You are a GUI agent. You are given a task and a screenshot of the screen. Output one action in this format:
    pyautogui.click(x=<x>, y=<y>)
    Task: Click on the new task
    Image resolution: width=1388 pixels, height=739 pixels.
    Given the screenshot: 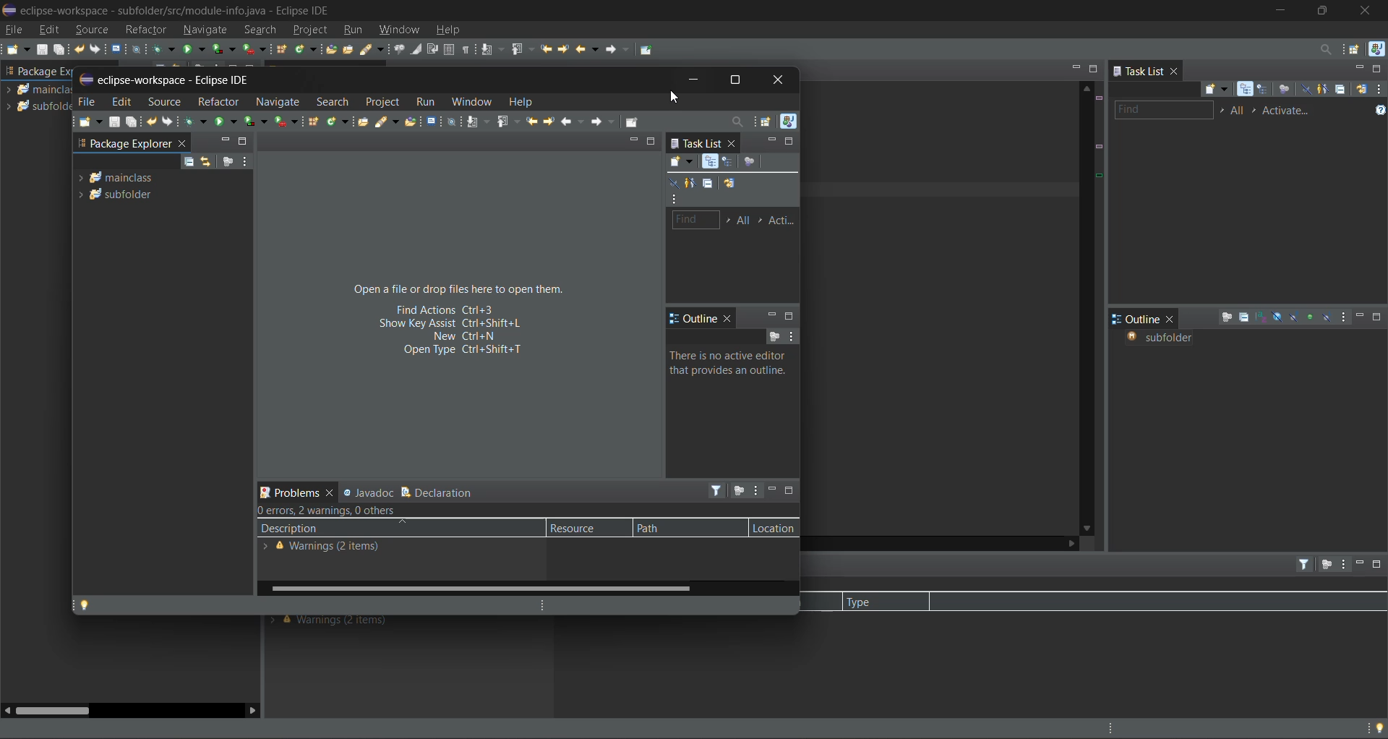 What is the action you would take?
    pyautogui.click(x=683, y=163)
    